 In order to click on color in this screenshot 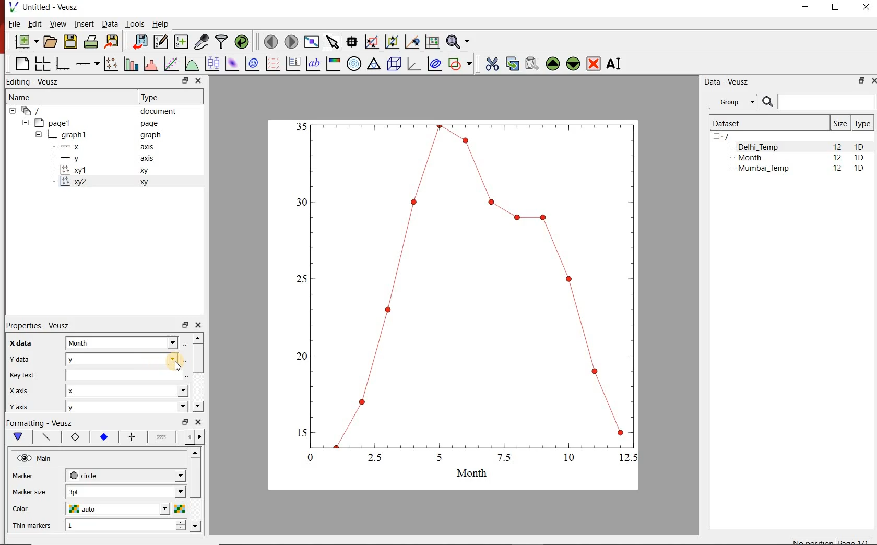, I will do `click(30, 509)`.